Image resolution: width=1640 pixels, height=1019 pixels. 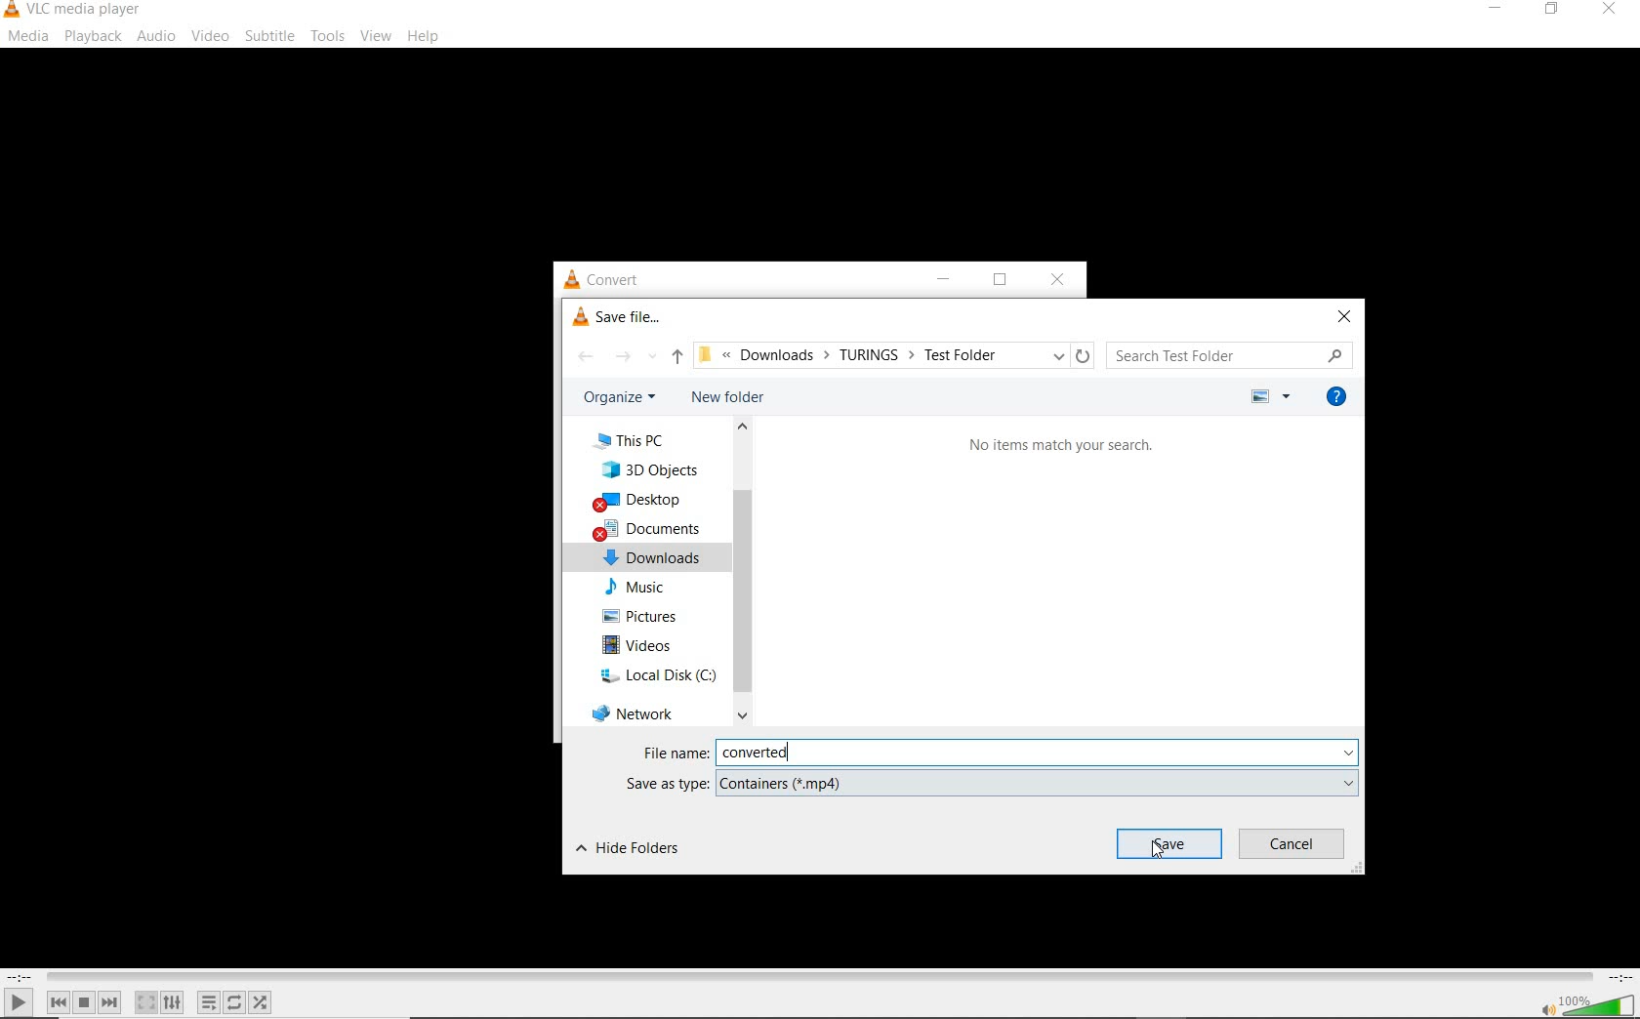 What do you see at coordinates (1084, 355) in the screenshot?
I see `refresh "downloads"` at bounding box center [1084, 355].